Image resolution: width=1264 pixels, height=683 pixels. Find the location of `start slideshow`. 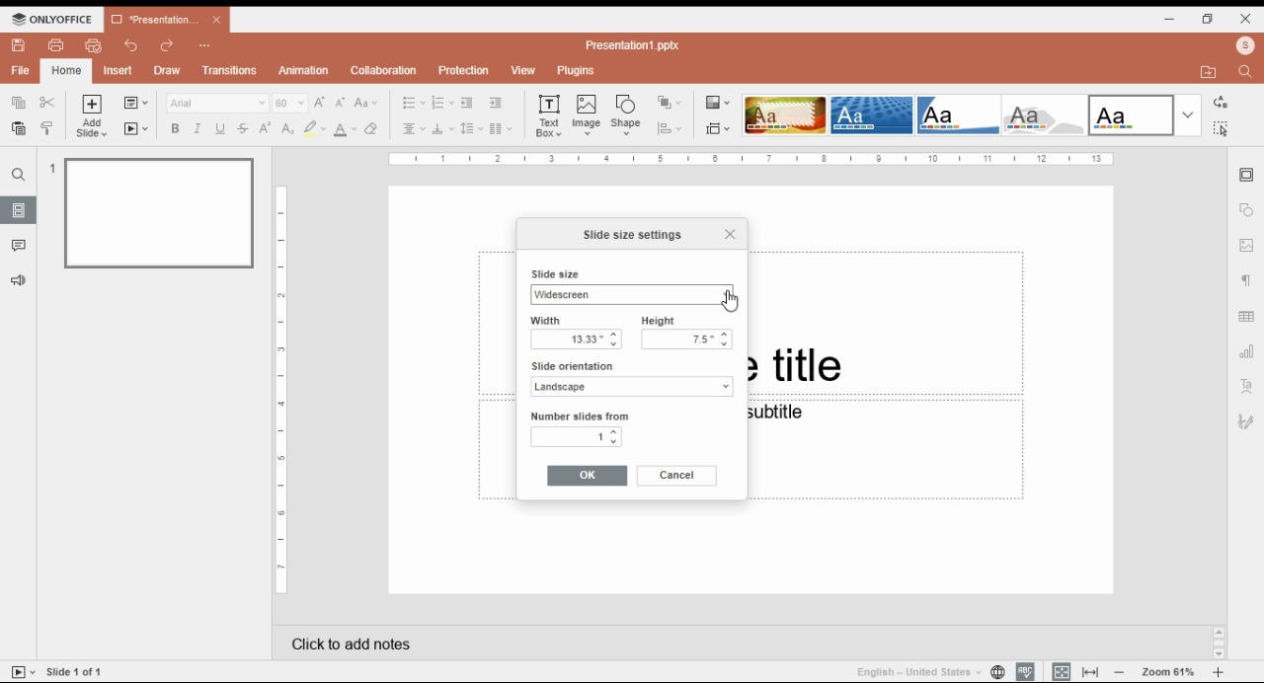

start slideshow is located at coordinates (136, 129).